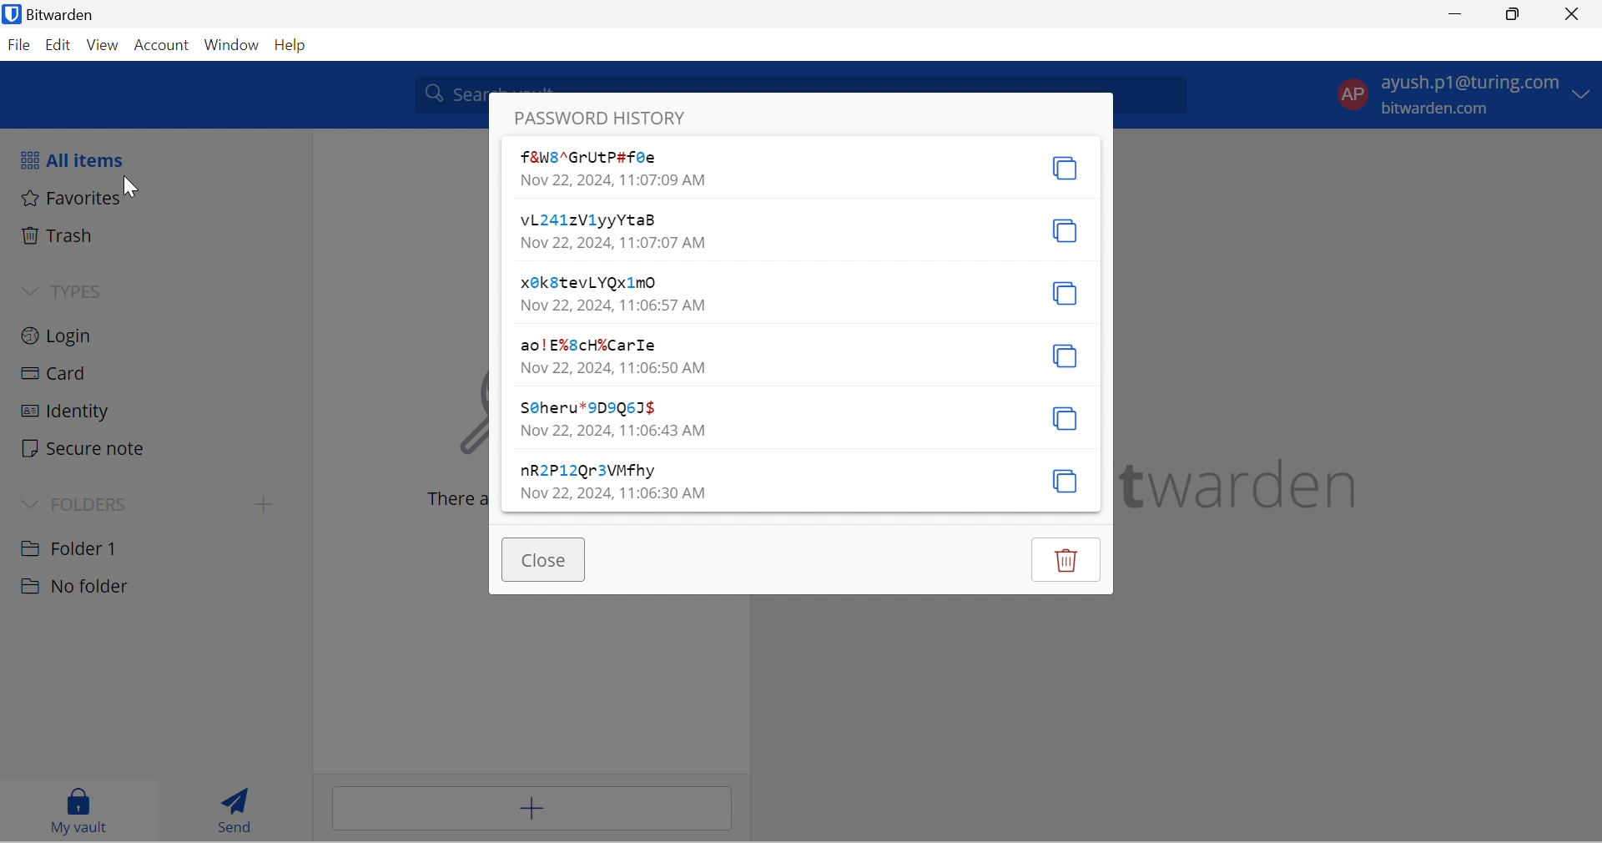  Describe the element at coordinates (1065, 356) in the screenshot. I see `Copy` at that location.